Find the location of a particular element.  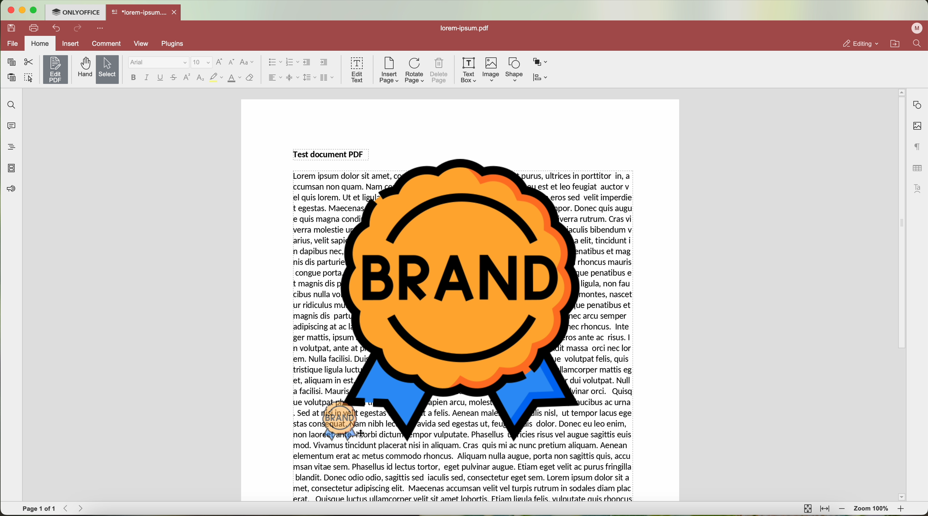

insert is located at coordinates (70, 43).